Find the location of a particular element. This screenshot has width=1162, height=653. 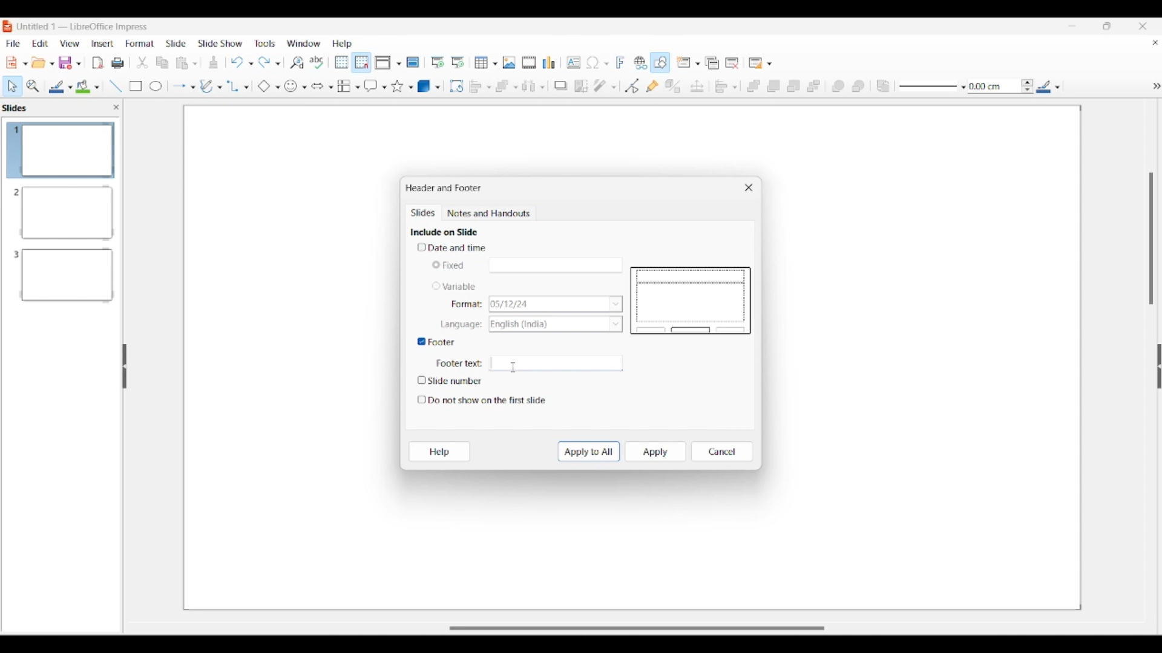

3D object options is located at coordinates (428, 86).